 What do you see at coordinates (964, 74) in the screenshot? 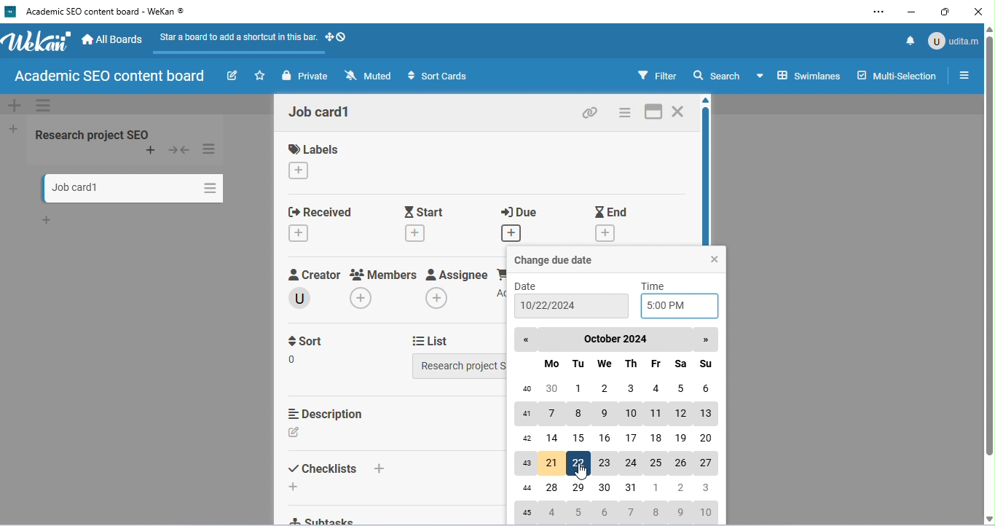
I see `open or close side bar` at bounding box center [964, 74].